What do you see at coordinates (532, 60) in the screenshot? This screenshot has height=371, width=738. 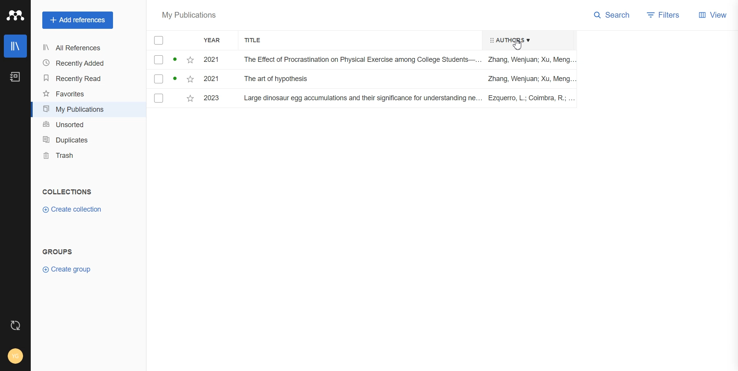 I see `Zhang, Wenjuan; Xu, Meng.` at bounding box center [532, 60].